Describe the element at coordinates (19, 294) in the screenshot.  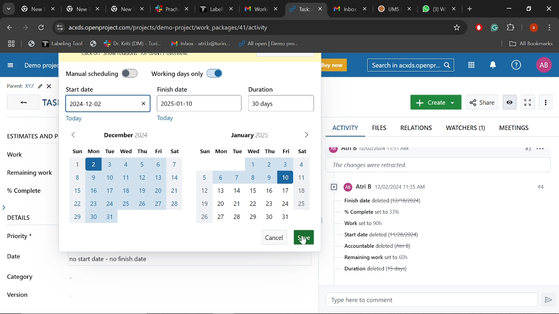
I see `version` at that location.